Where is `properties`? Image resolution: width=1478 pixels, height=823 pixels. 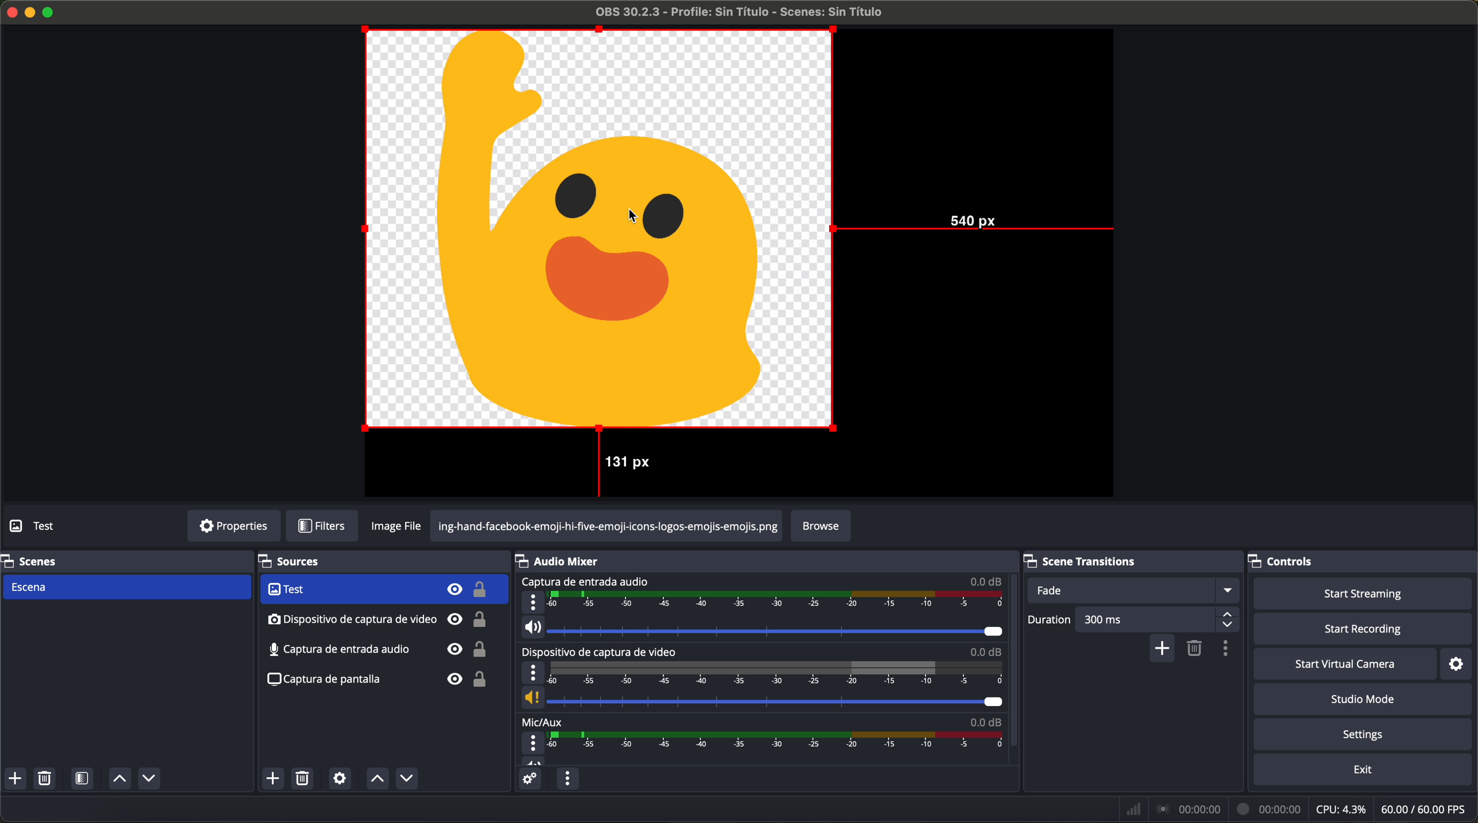
properties is located at coordinates (234, 526).